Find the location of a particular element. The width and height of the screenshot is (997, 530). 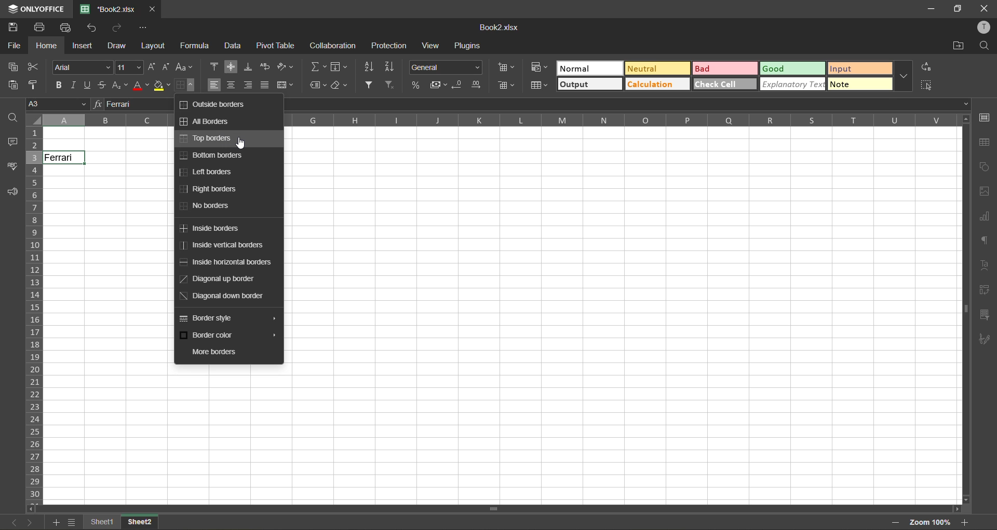

paragraph is located at coordinates (982, 242).